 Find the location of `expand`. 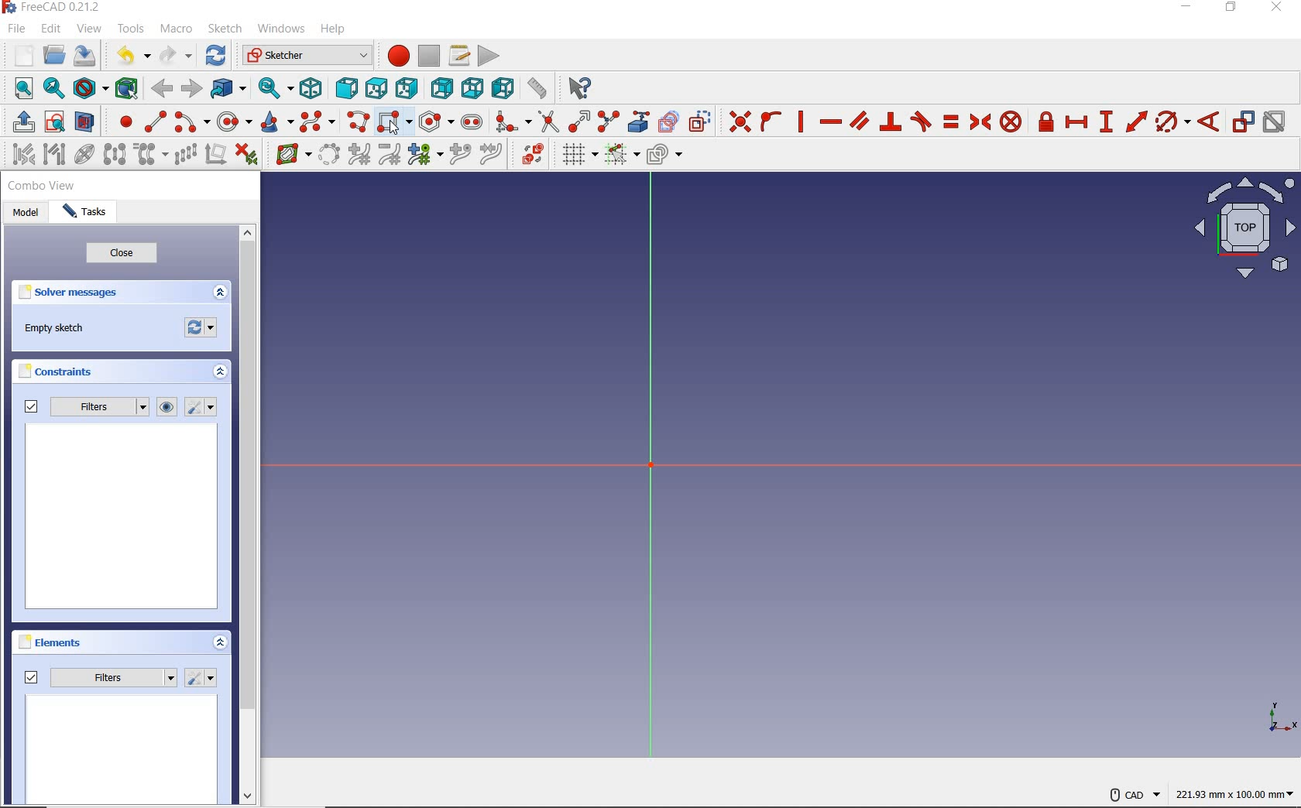

expand is located at coordinates (220, 293).